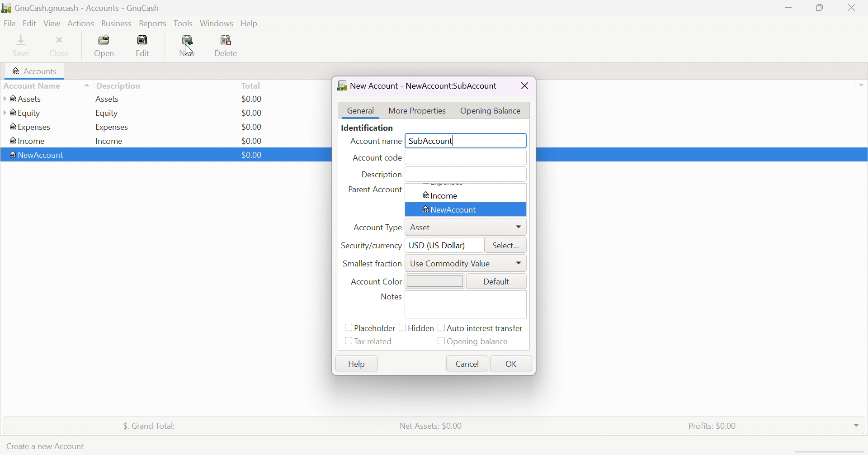 The image size is (868, 455). What do you see at coordinates (863, 85) in the screenshot?
I see `drop down` at bounding box center [863, 85].